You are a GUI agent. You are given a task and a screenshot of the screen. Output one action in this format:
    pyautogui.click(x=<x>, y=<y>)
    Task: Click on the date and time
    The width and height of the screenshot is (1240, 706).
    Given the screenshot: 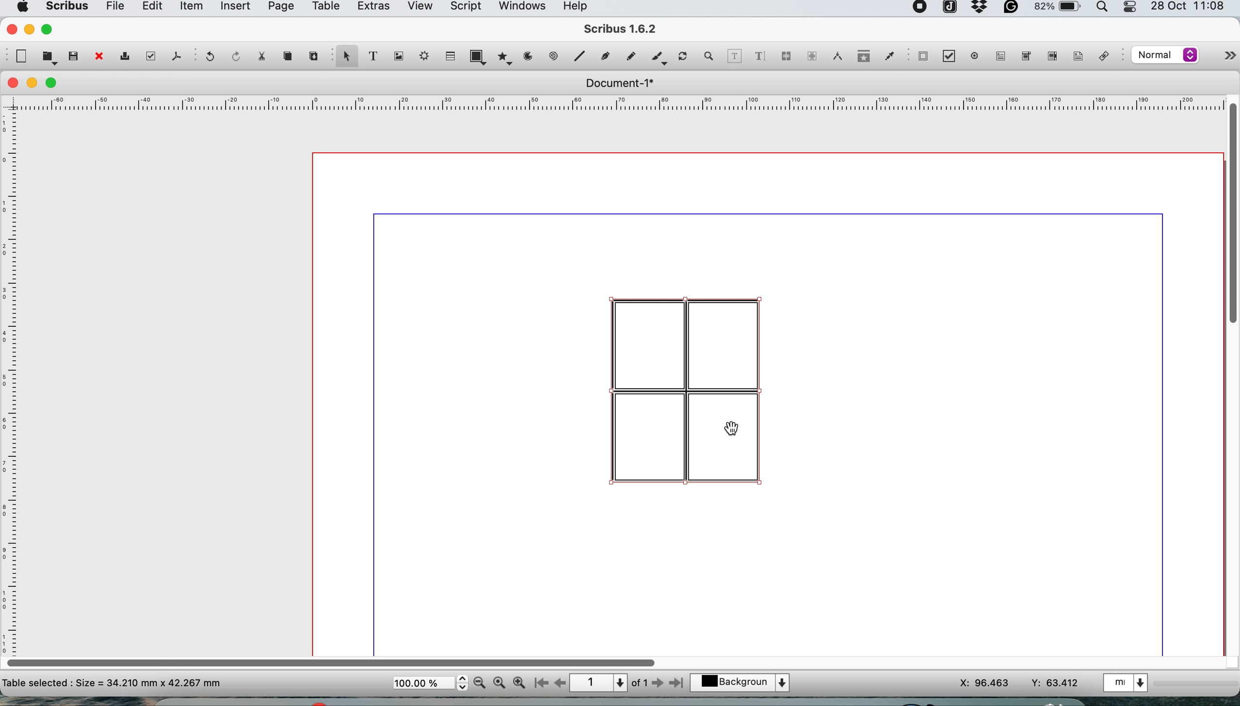 What is the action you would take?
    pyautogui.click(x=1190, y=7)
    